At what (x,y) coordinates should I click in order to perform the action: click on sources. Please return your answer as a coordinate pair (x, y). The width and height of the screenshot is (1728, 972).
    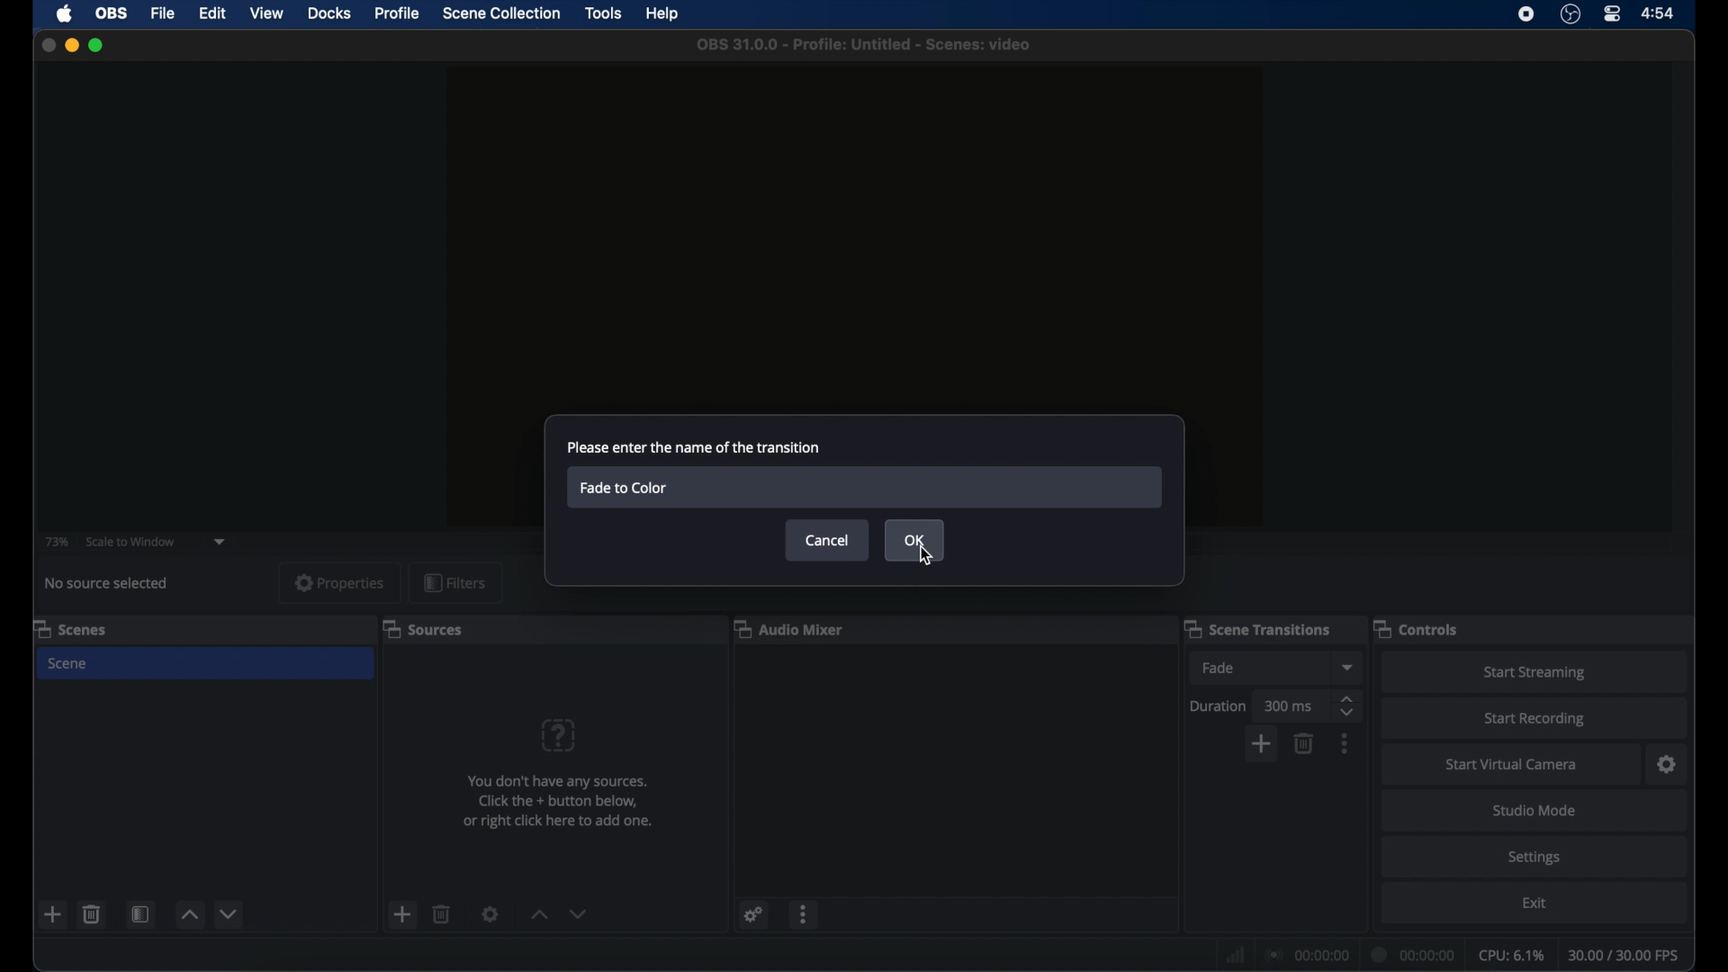
    Looking at the image, I should click on (423, 628).